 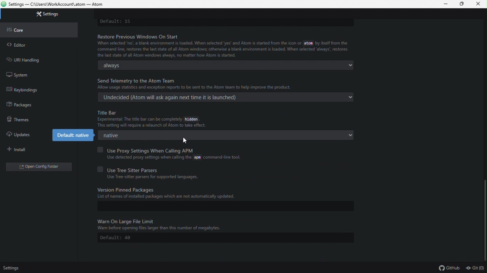 What do you see at coordinates (37, 90) in the screenshot?
I see `keybindings` at bounding box center [37, 90].